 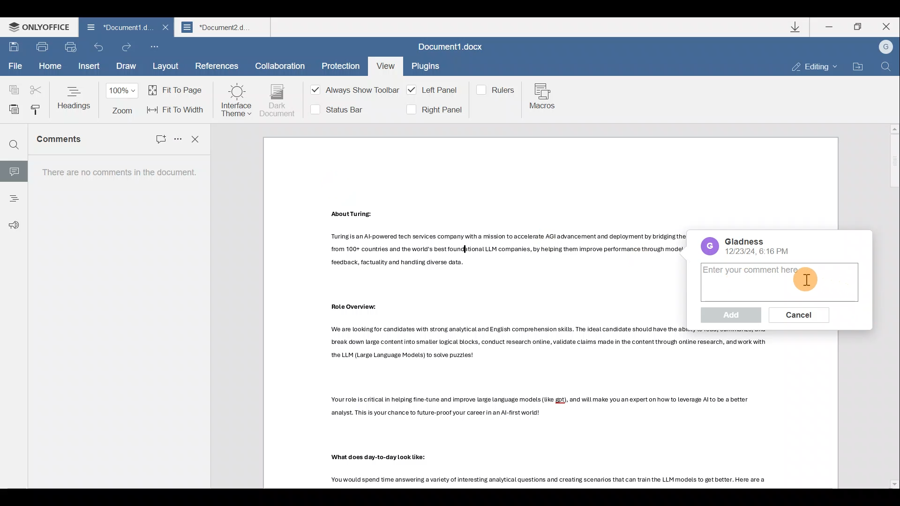 What do you see at coordinates (830, 26) in the screenshot?
I see `Minimize` at bounding box center [830, 26].